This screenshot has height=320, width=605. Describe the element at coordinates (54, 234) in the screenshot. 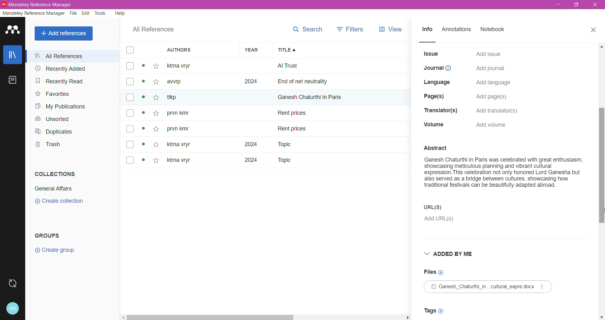

I see `Groups` at that location.